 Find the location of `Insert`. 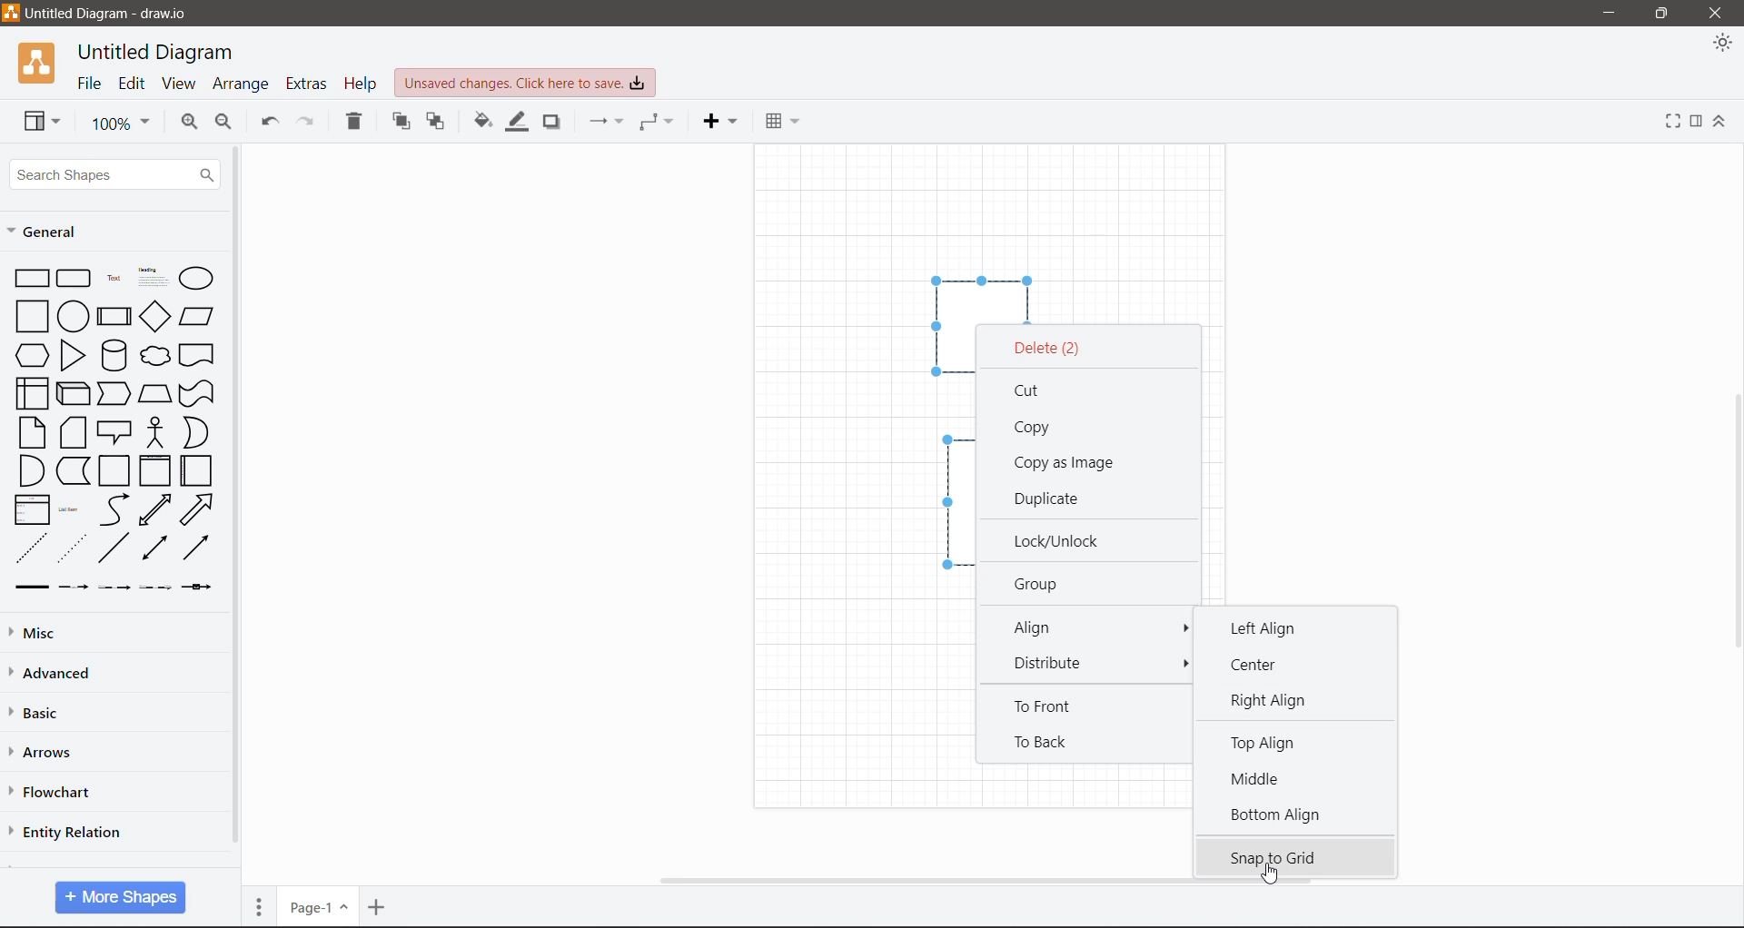

Insert is located at coordinates (719, 122).